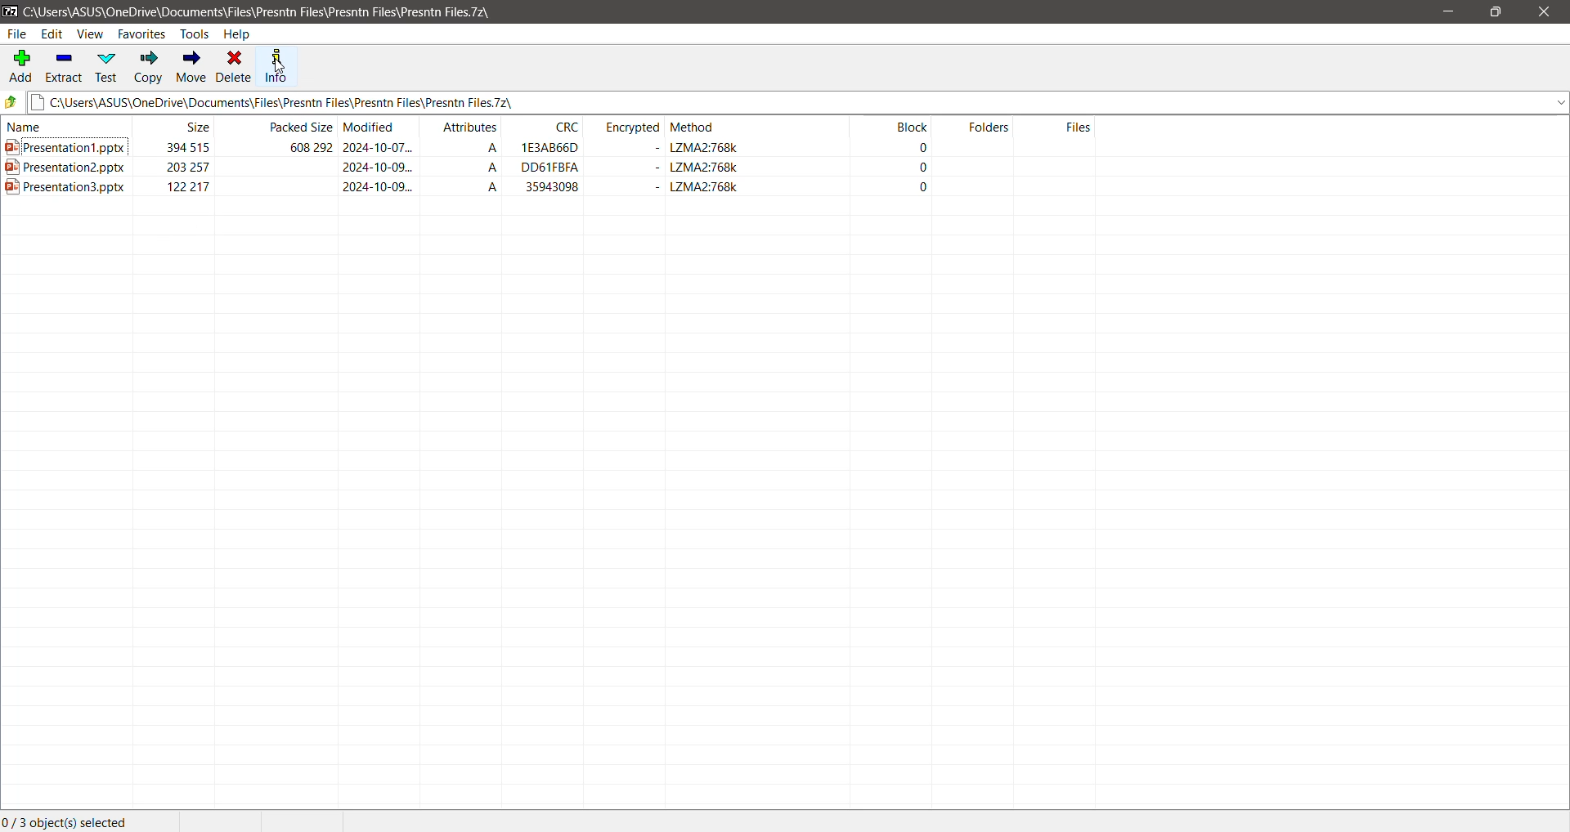 This screenshot has width=1570, height=832. What do you see at coordinates (484, 187) in the screenshot?
I see `A` at bounding box center [484, 187].